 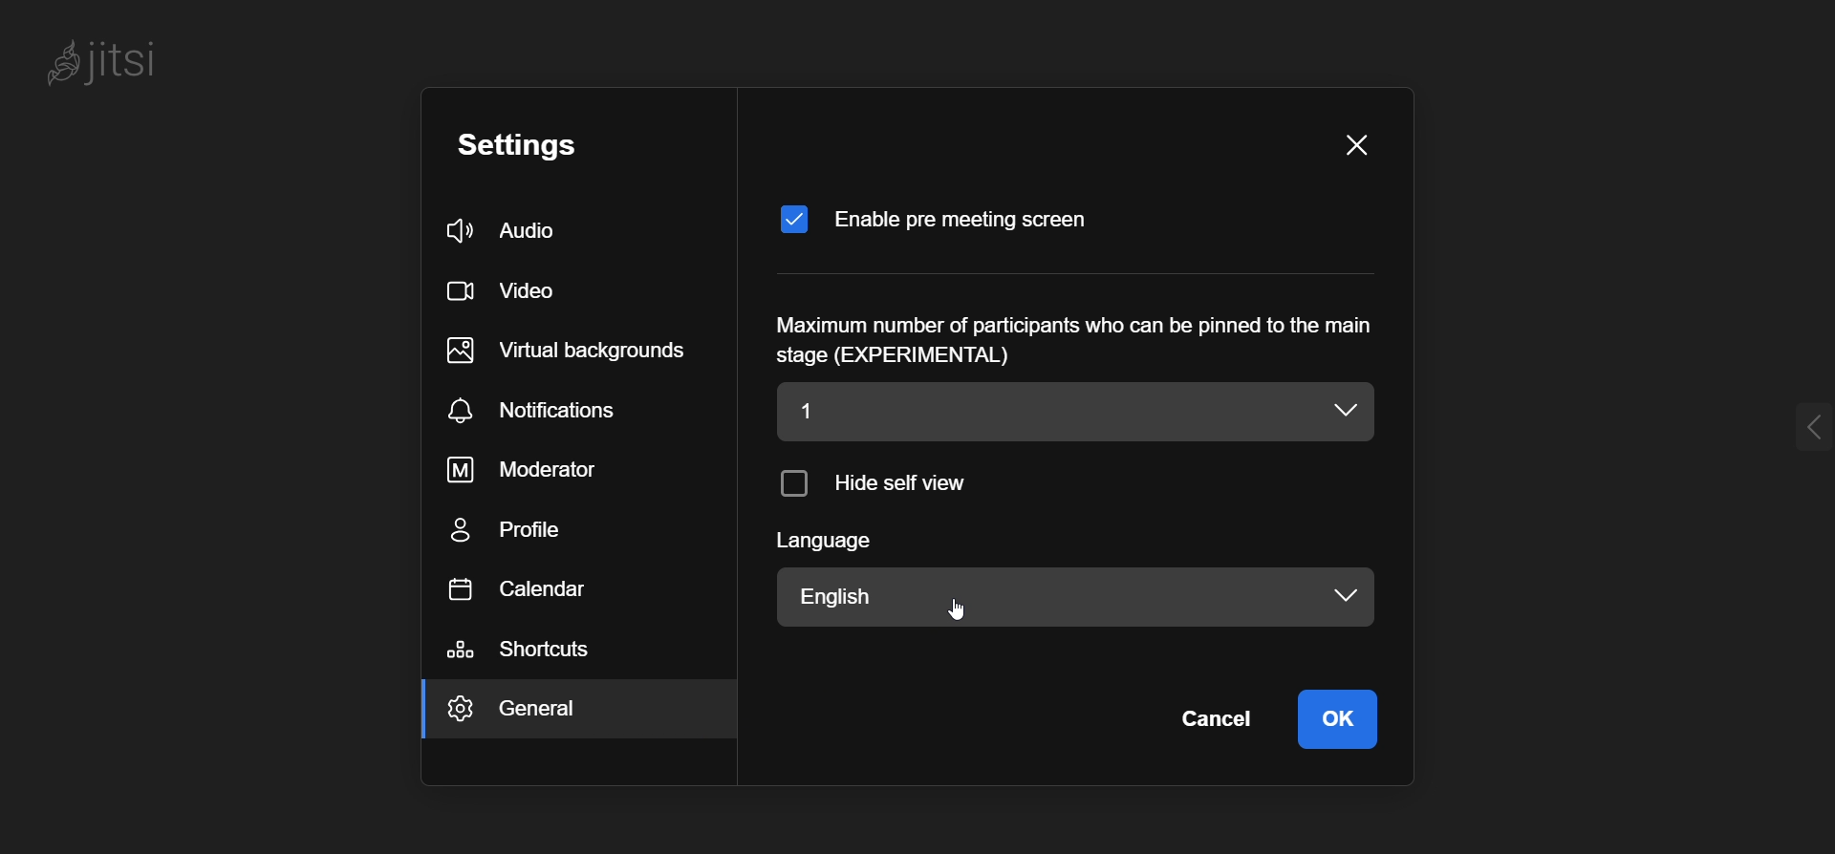 What do you see at coordinates (508, 291) in the screenshot?
I see `video` at bounding box center [508, 291].